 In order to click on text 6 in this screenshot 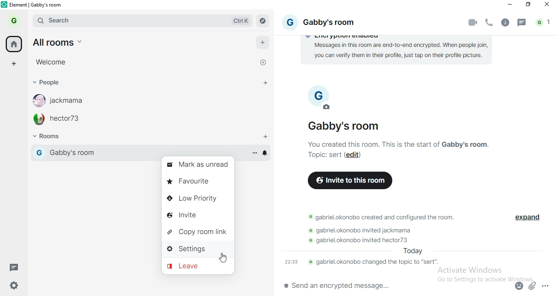, I will do `click(363, 263)`.